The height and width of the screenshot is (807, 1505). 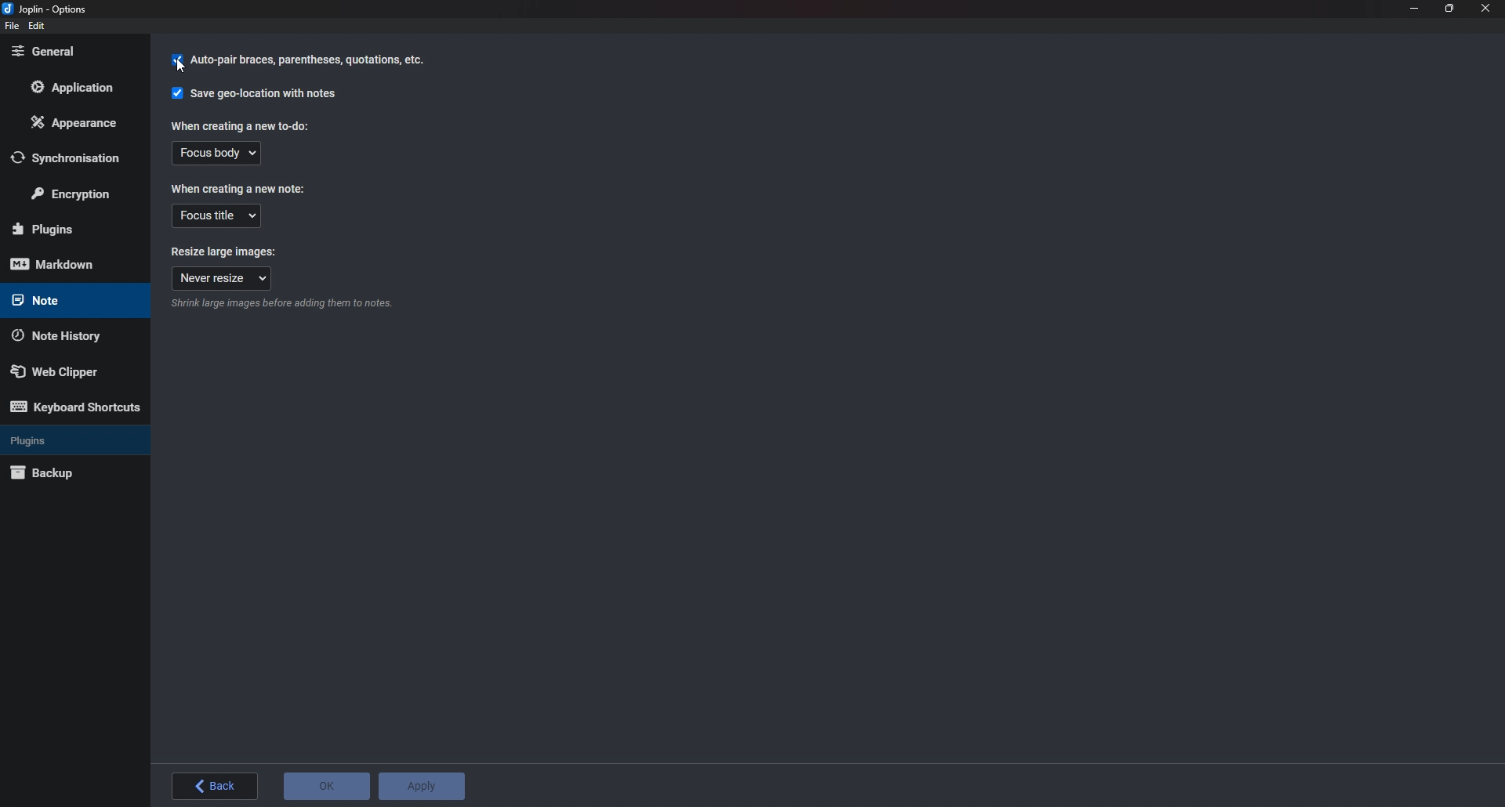 I want to click on Note history, so click(x=66, y=338).